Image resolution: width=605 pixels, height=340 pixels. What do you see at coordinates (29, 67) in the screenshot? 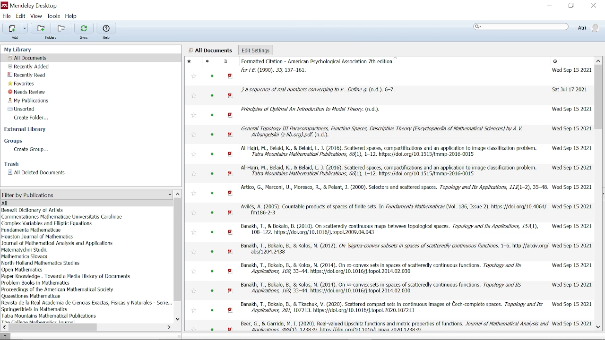
I see `Recently Added` at bounding box center [29, 67].